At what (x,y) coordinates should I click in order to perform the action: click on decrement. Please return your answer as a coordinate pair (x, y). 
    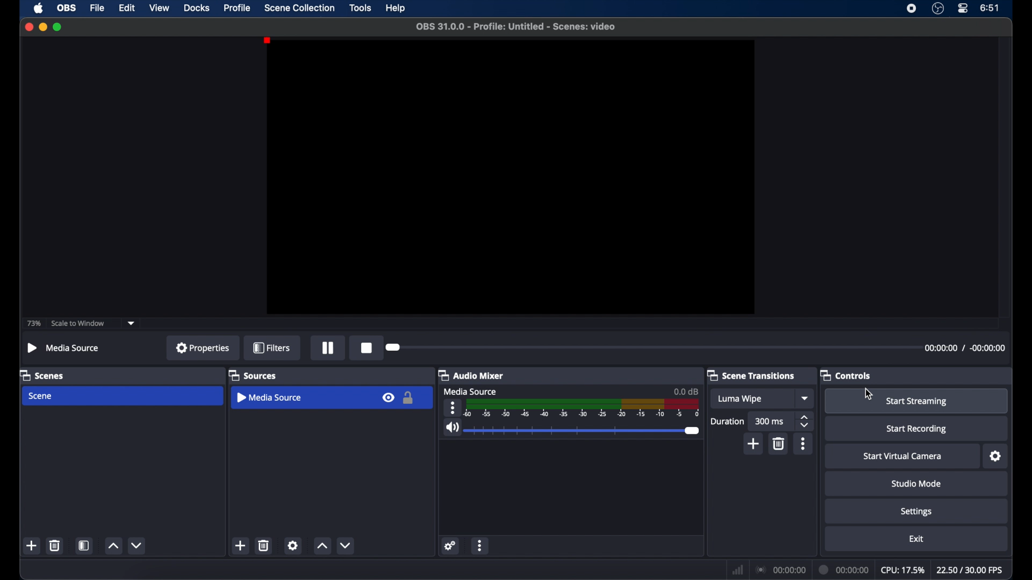
    Looking at the image, I should click on (347, 545).